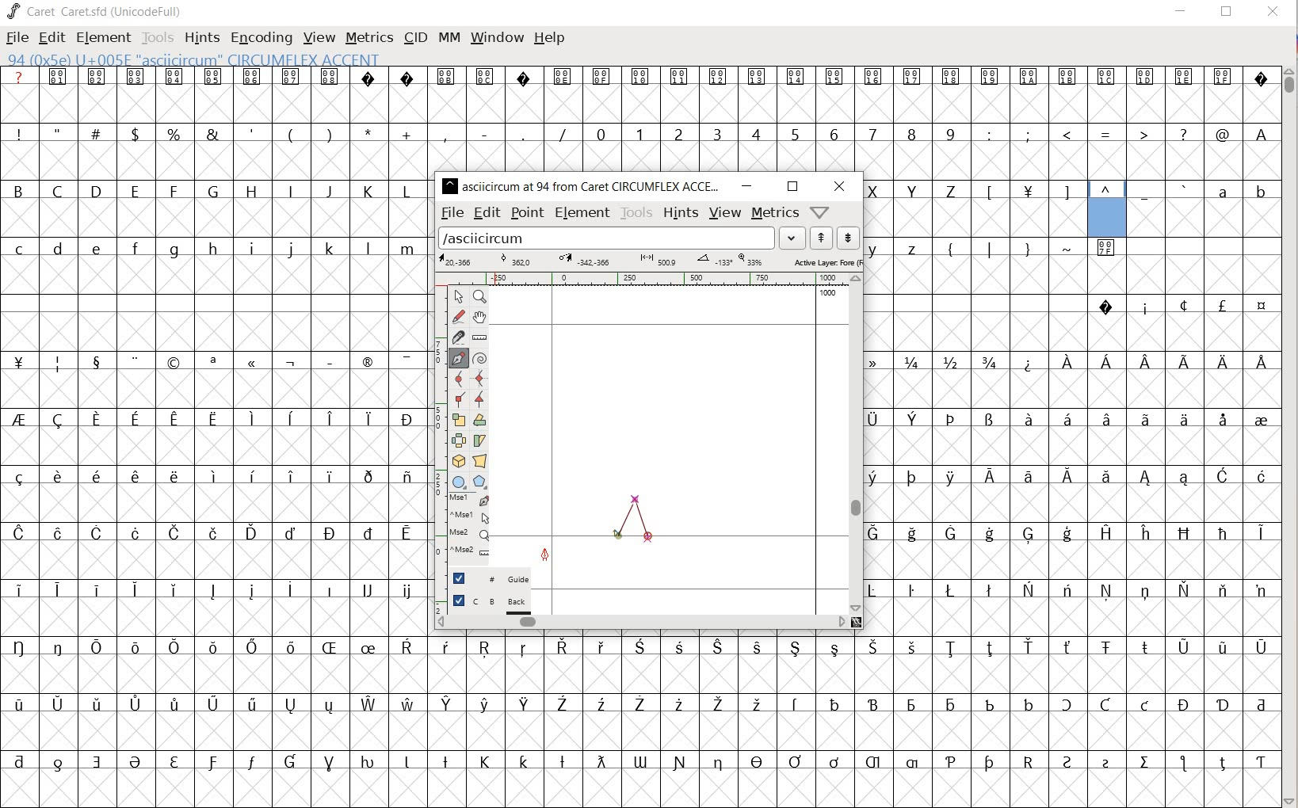  Describe the element at coordinates (460, 379) in the screenshot. I see `add a curve point` at that location.